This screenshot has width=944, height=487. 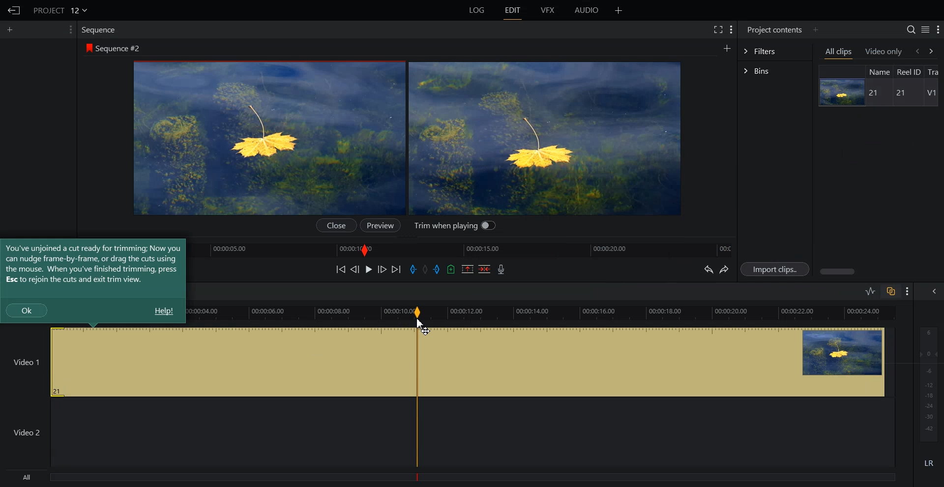 I want to click on Go Back, so click(x=13, y=10).